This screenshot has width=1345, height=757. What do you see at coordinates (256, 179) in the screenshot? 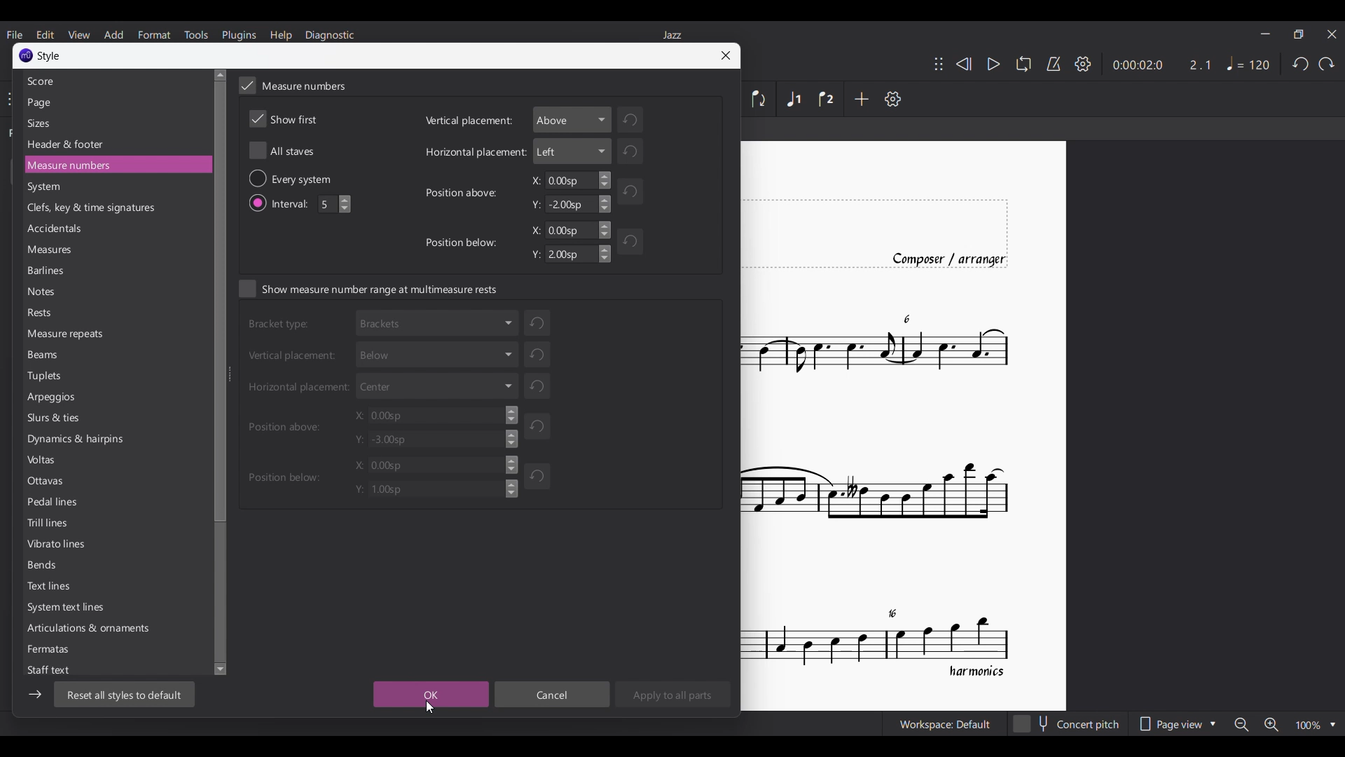
I see `Radio` at bounding box center [256, 179].